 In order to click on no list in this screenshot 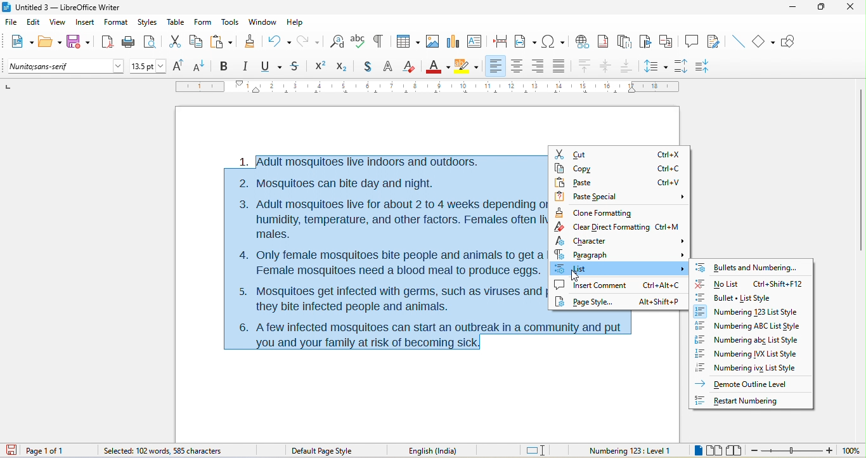, I will do `click(749, 282)`.